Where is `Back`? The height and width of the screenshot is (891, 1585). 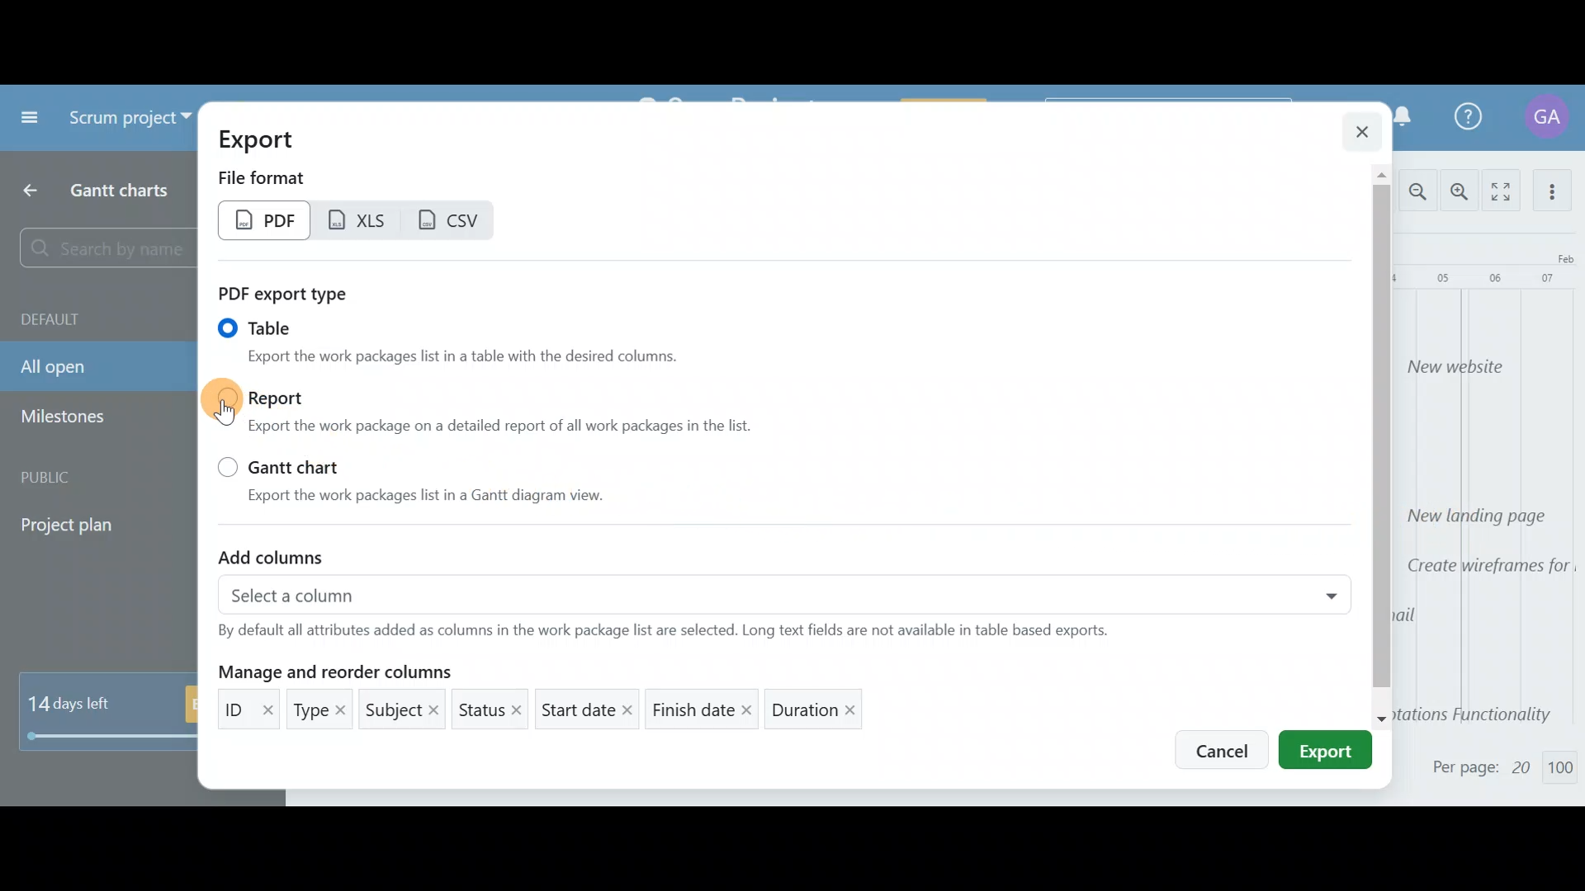 Back is located at coordinates (35, 187).